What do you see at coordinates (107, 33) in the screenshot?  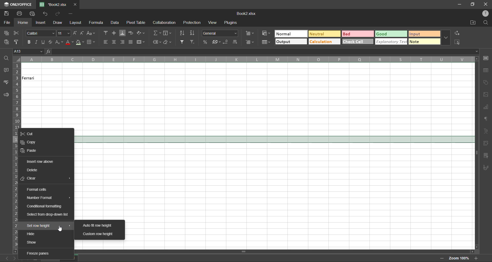 I see `align top` at bounding box center [107, 33].